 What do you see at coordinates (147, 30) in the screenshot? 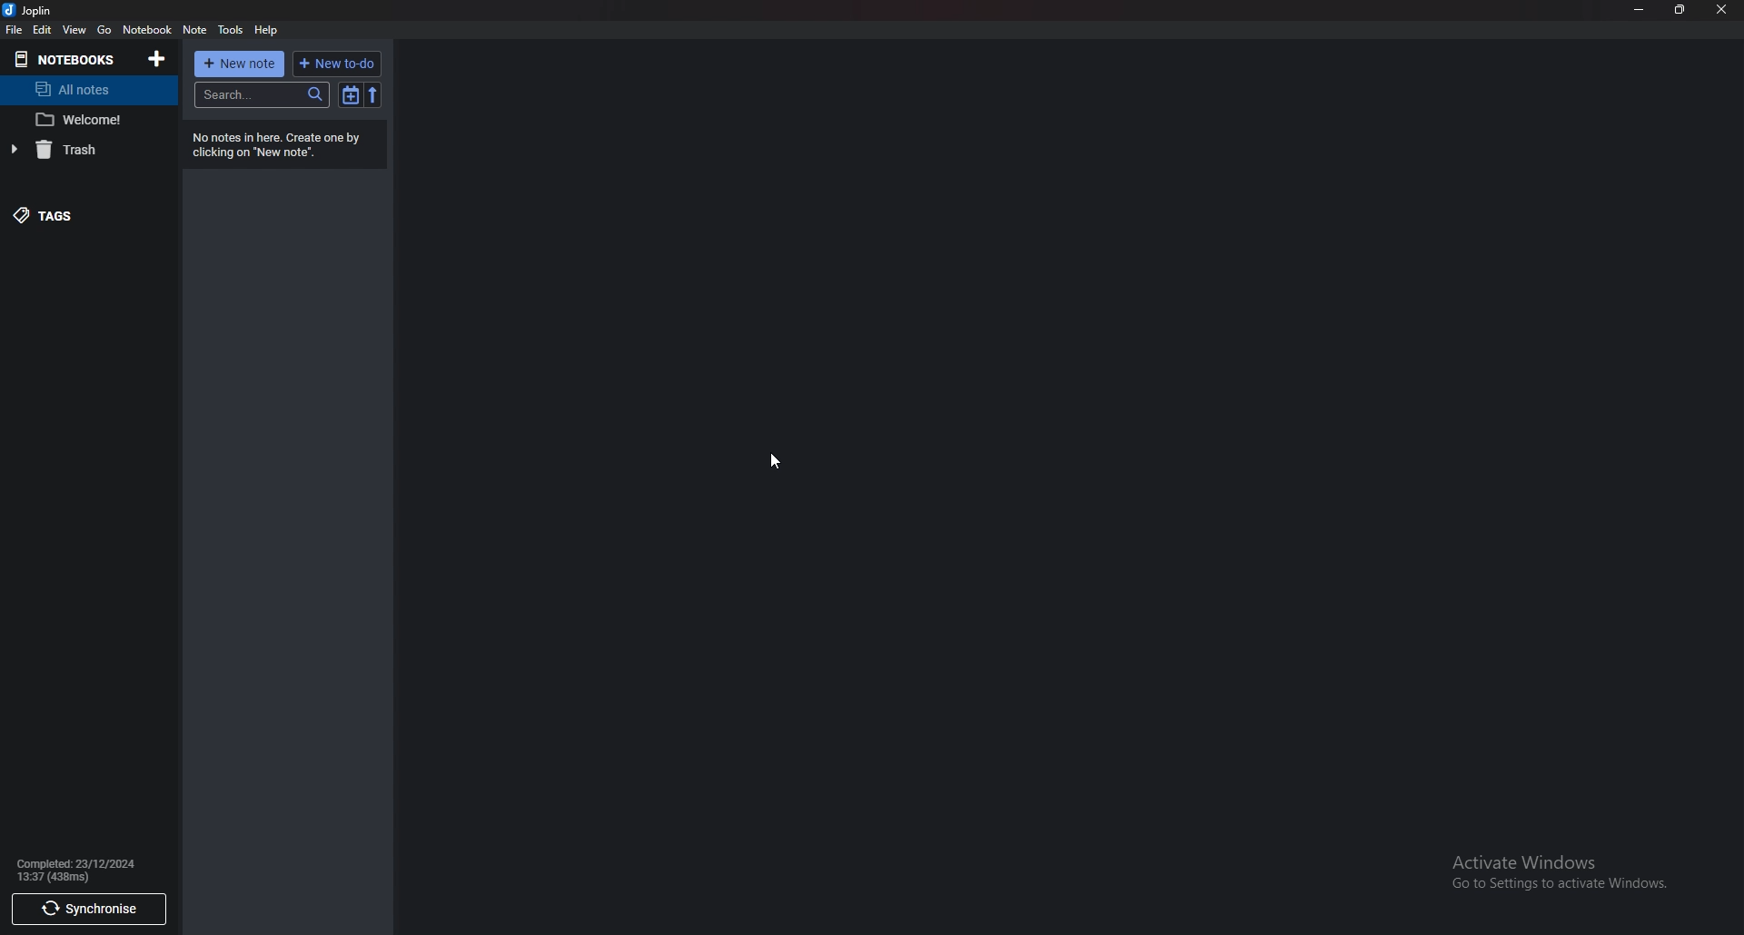
I see `Notebook` at bounding box center [147, 30].